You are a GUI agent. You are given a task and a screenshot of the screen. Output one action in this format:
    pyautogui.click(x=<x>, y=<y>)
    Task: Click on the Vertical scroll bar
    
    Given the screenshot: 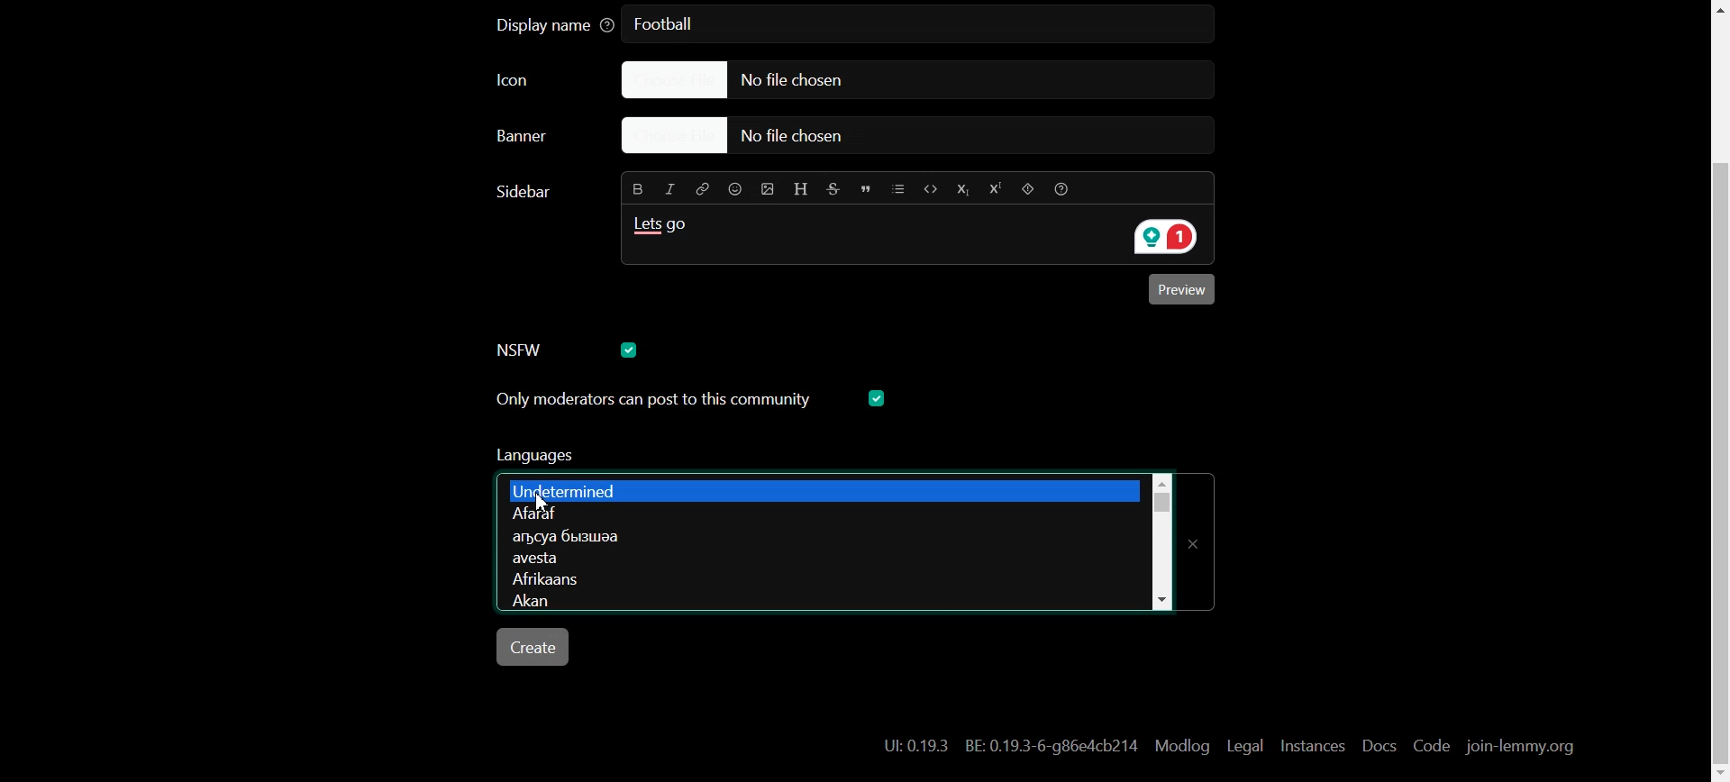 What is the action you would take?
    pyautogui.click(x=1161, y=539)
    